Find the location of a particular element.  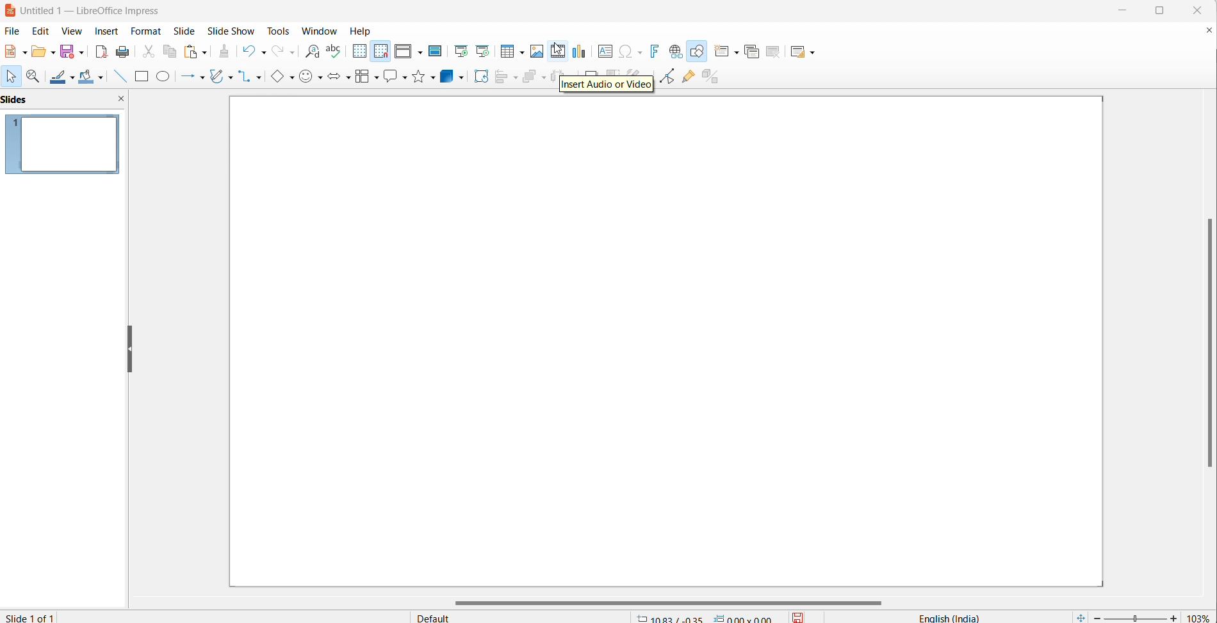

Slide layout options is located at coordinates (812, 52).